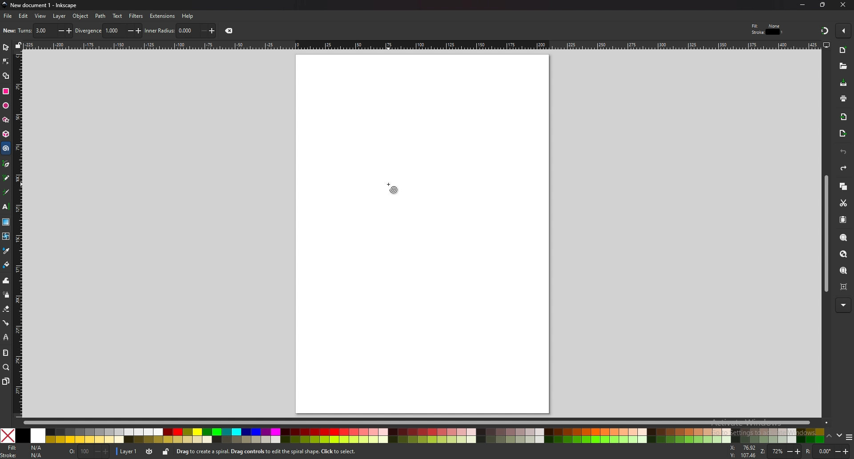 Image resolution: width=854 pixels, height=459 pixels. Describe the element at coordinates (843, 152) in the screenshot. I see `undo` at that location.